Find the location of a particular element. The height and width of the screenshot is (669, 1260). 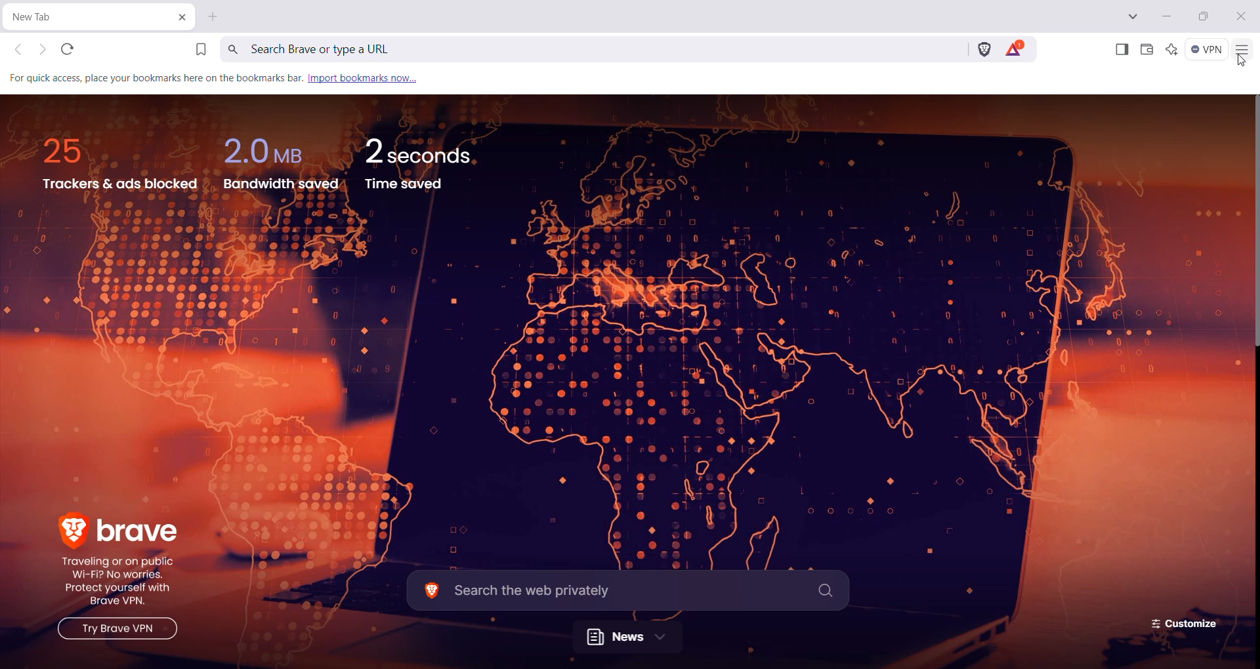

Search Tabs is located at coordinates (1132, 16).